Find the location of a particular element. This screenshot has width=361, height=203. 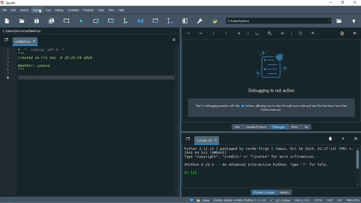

Consoles is located at coordinates (72, 10).